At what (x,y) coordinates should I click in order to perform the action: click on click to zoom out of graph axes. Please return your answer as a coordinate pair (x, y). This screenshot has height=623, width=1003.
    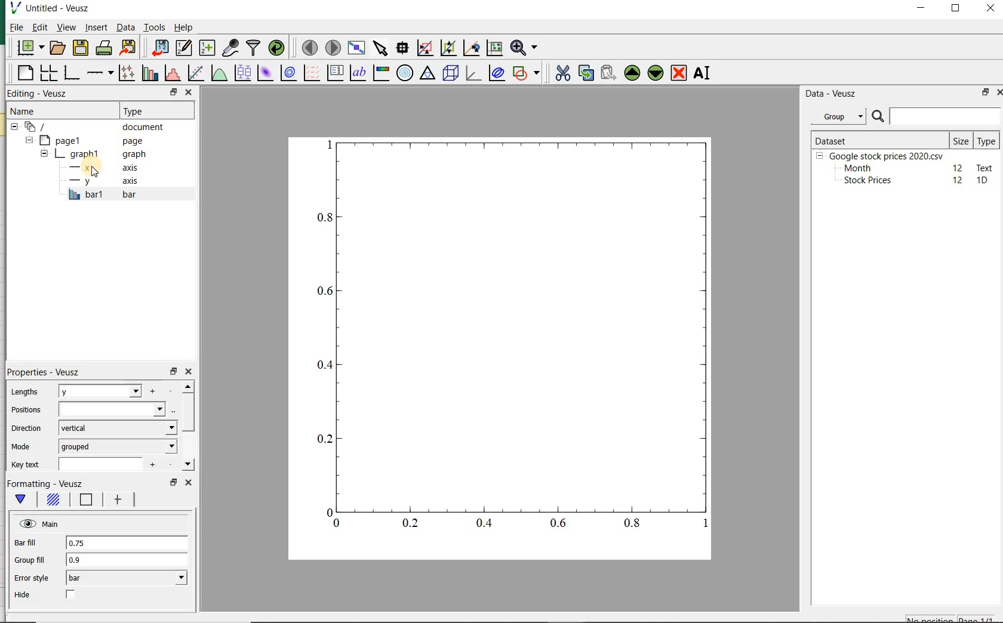
    Looking at the image, I should click on (447, 47).